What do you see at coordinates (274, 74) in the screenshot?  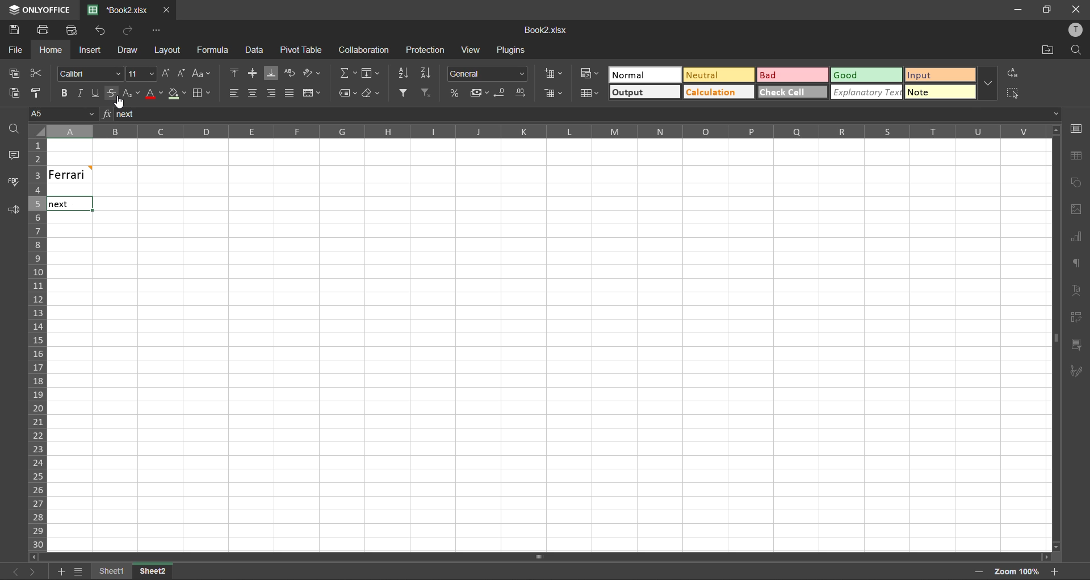 I see `align bottom` at bounding box center [274, 74].